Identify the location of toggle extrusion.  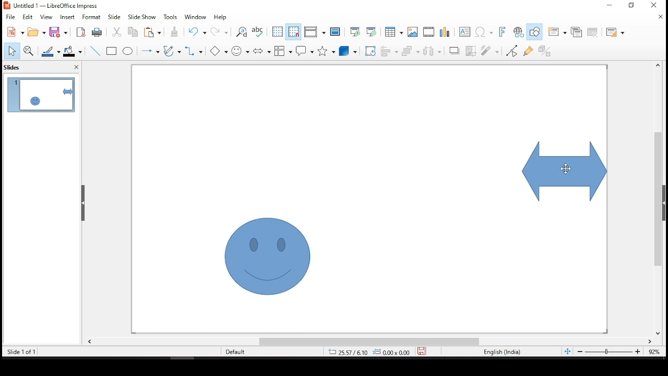
(544, 52).